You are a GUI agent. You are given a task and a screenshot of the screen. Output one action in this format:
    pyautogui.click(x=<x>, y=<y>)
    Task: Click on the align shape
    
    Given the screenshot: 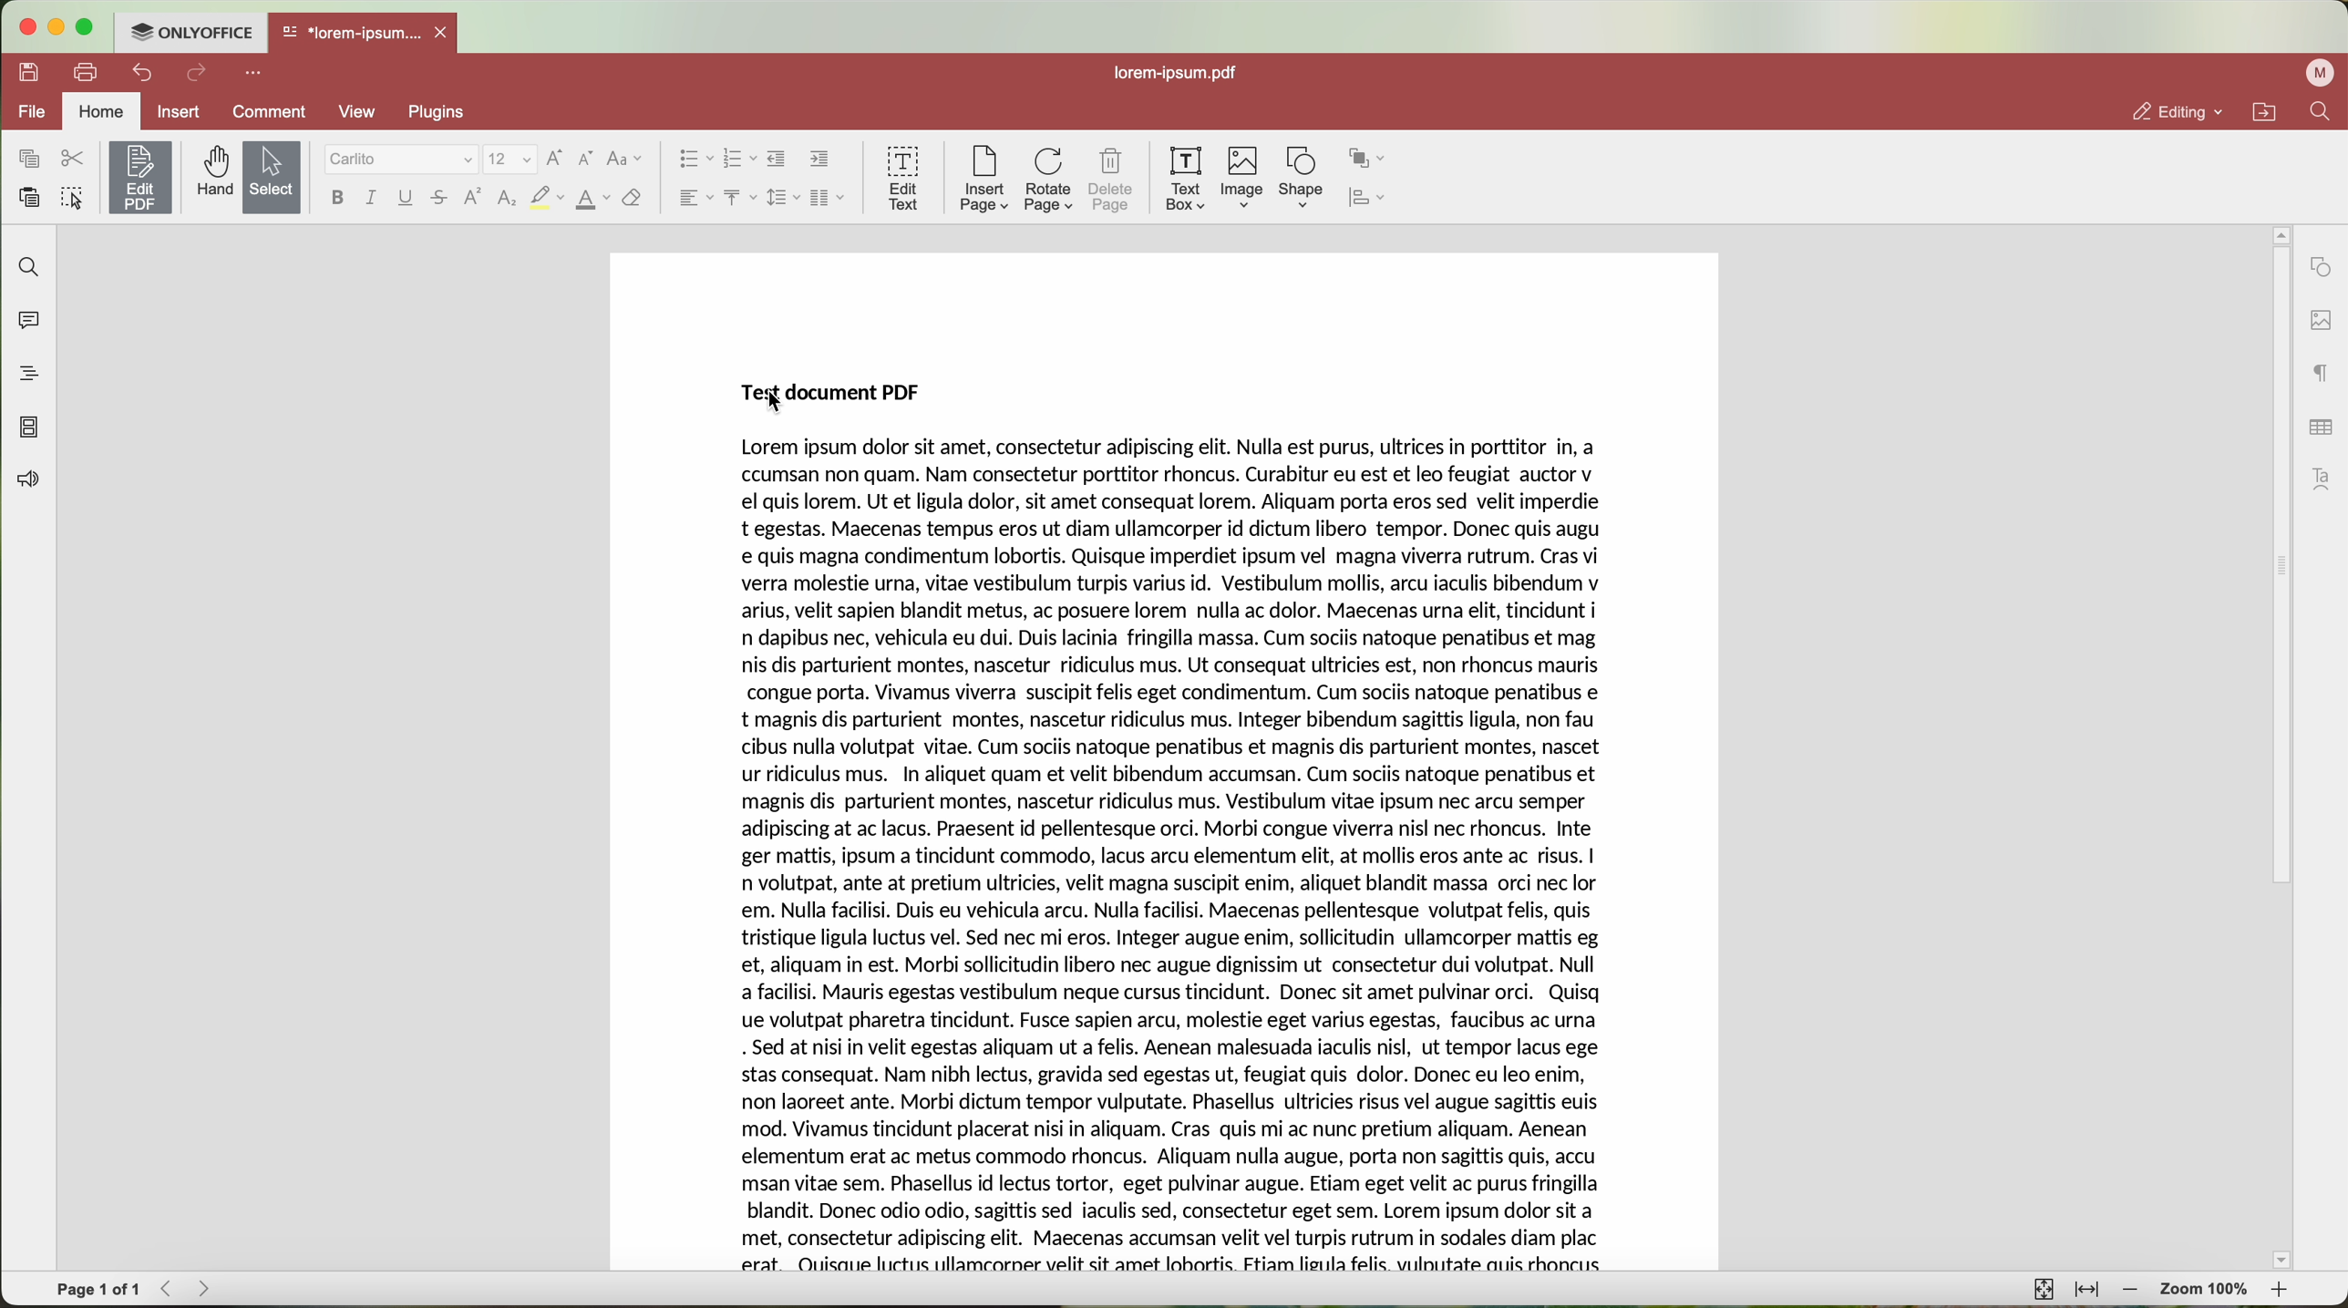 What is the action you would take?
    pyautogui.click(x=1366, y=199)
    